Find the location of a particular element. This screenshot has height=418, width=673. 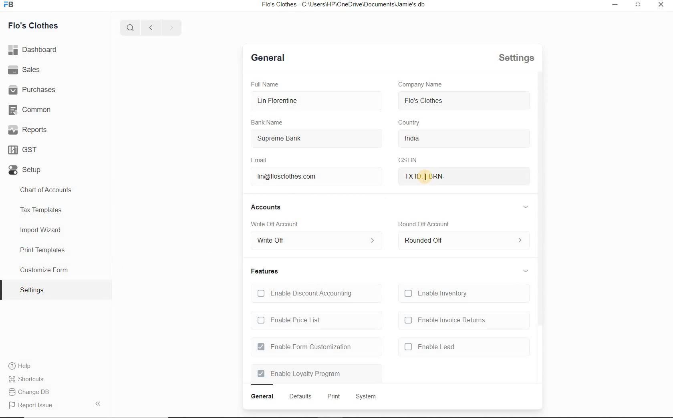

settings is located at coordinates (513, 58).